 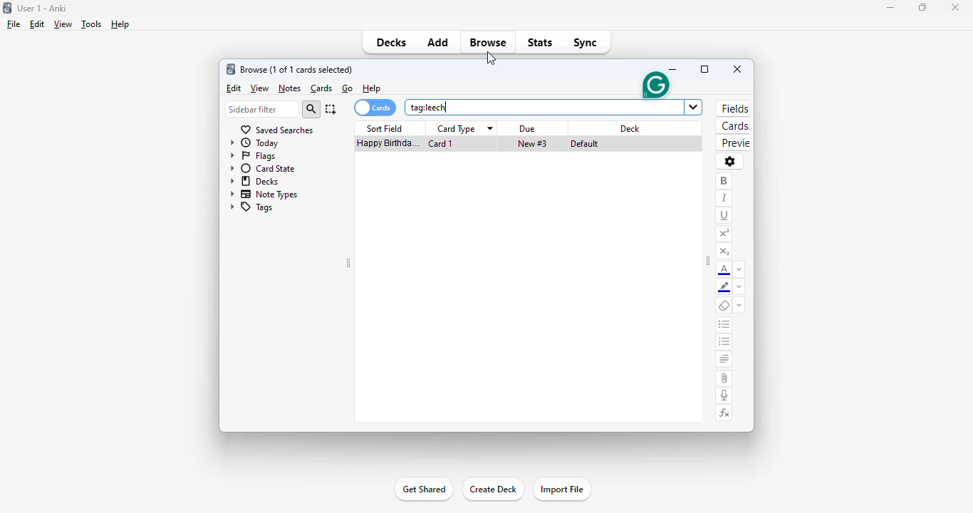 I want to click on unordered list, so click(x=724, y=325).